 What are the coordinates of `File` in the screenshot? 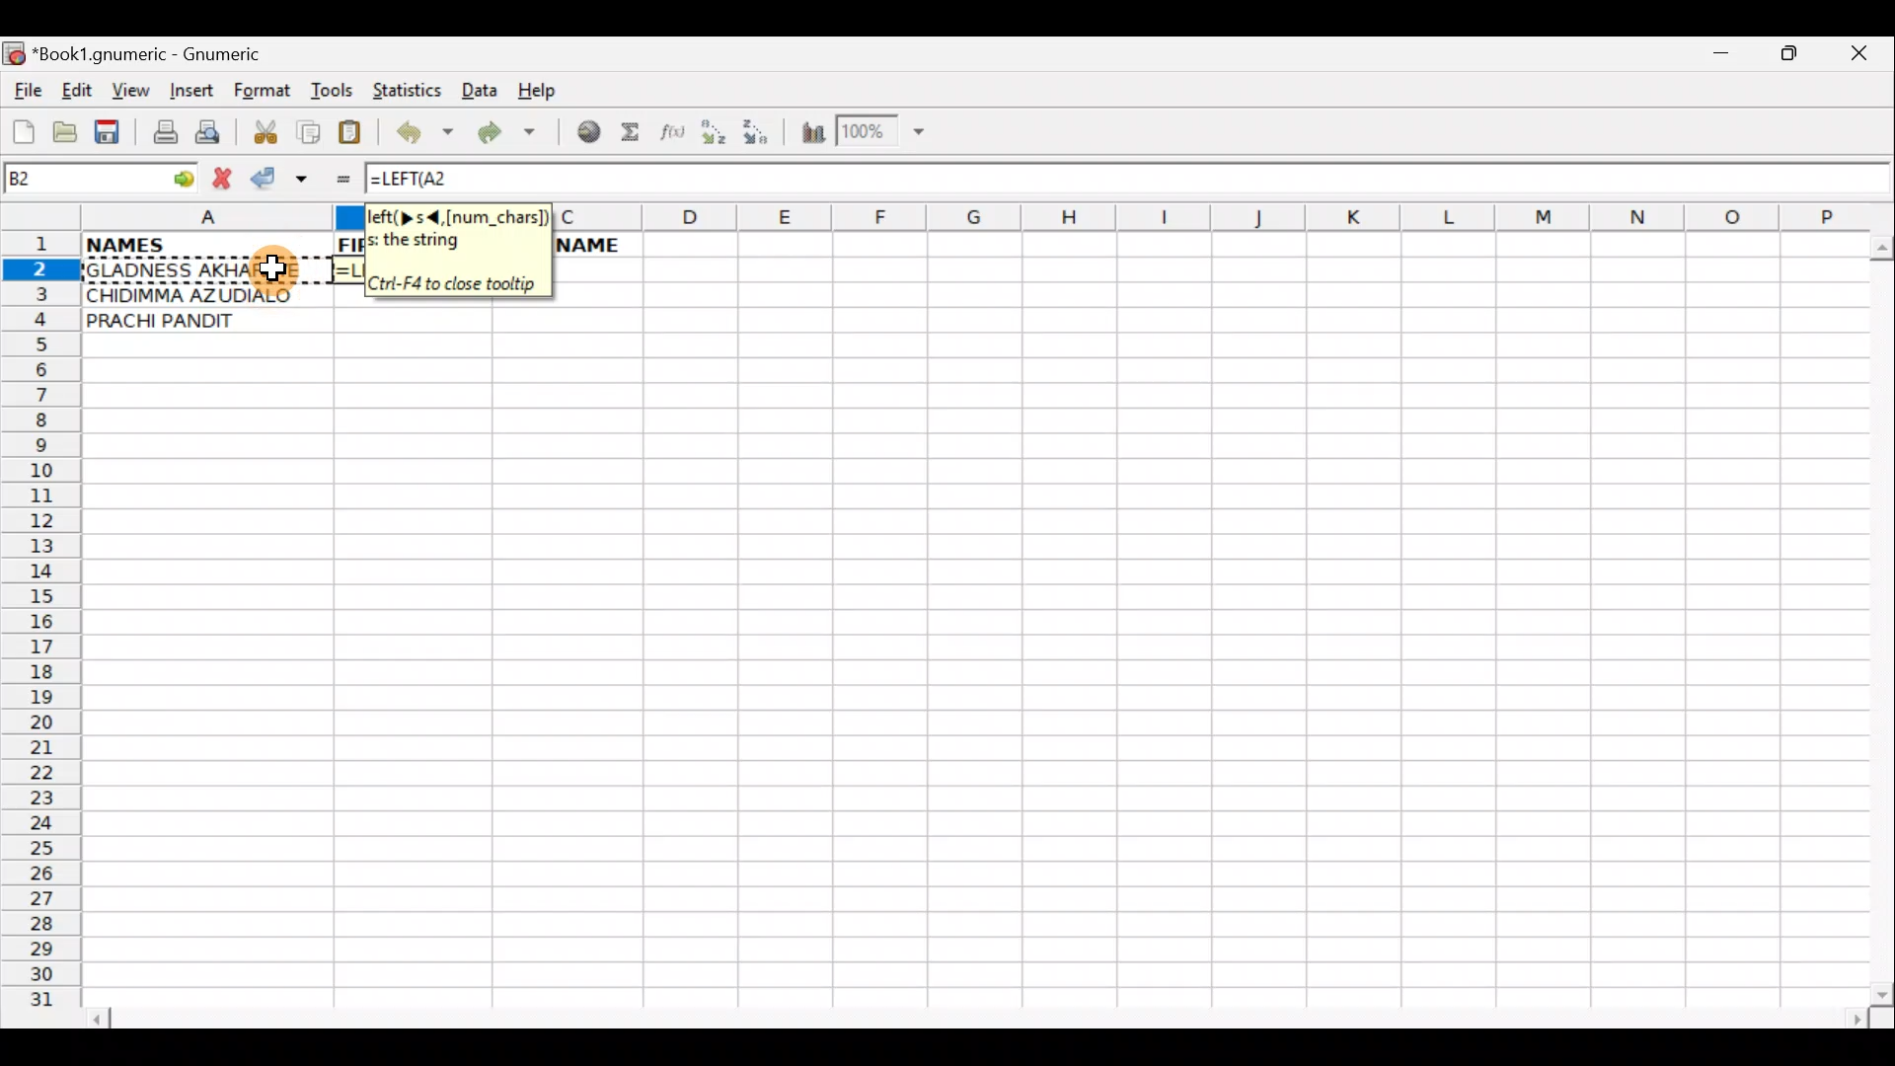 It's located at (26, 92).